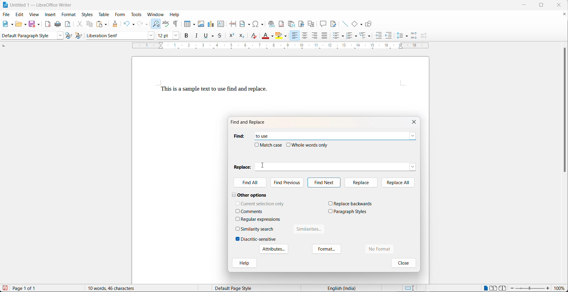 This screenshot has height=292, width=568. Describe the element at coordinates (116, 24) in the screenshot. I see `clone formatting` at that location.